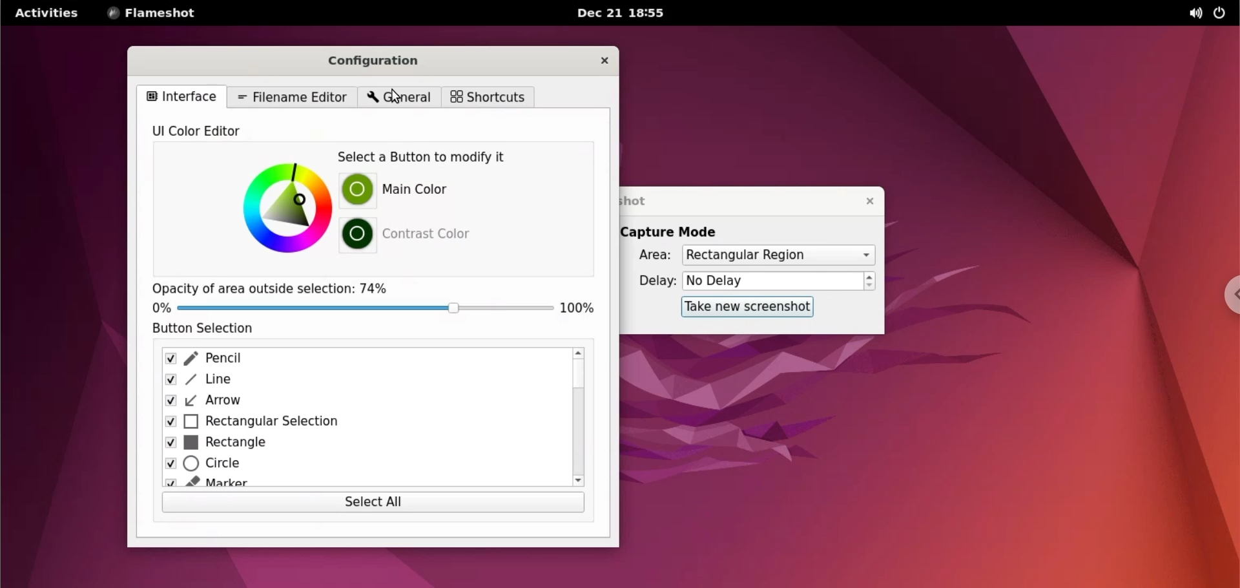 The width and height of the screenshot is (1240, 588). What do you see at coordinates (398, 93) in the screenshot?
I see `cursor` at bounding box center [398, 93].